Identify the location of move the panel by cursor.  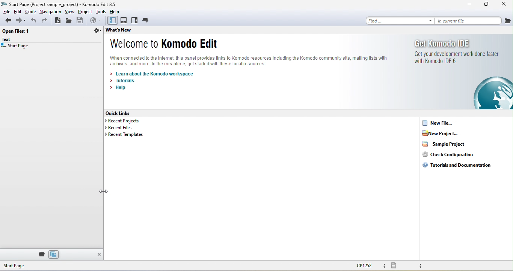
(107, 191).